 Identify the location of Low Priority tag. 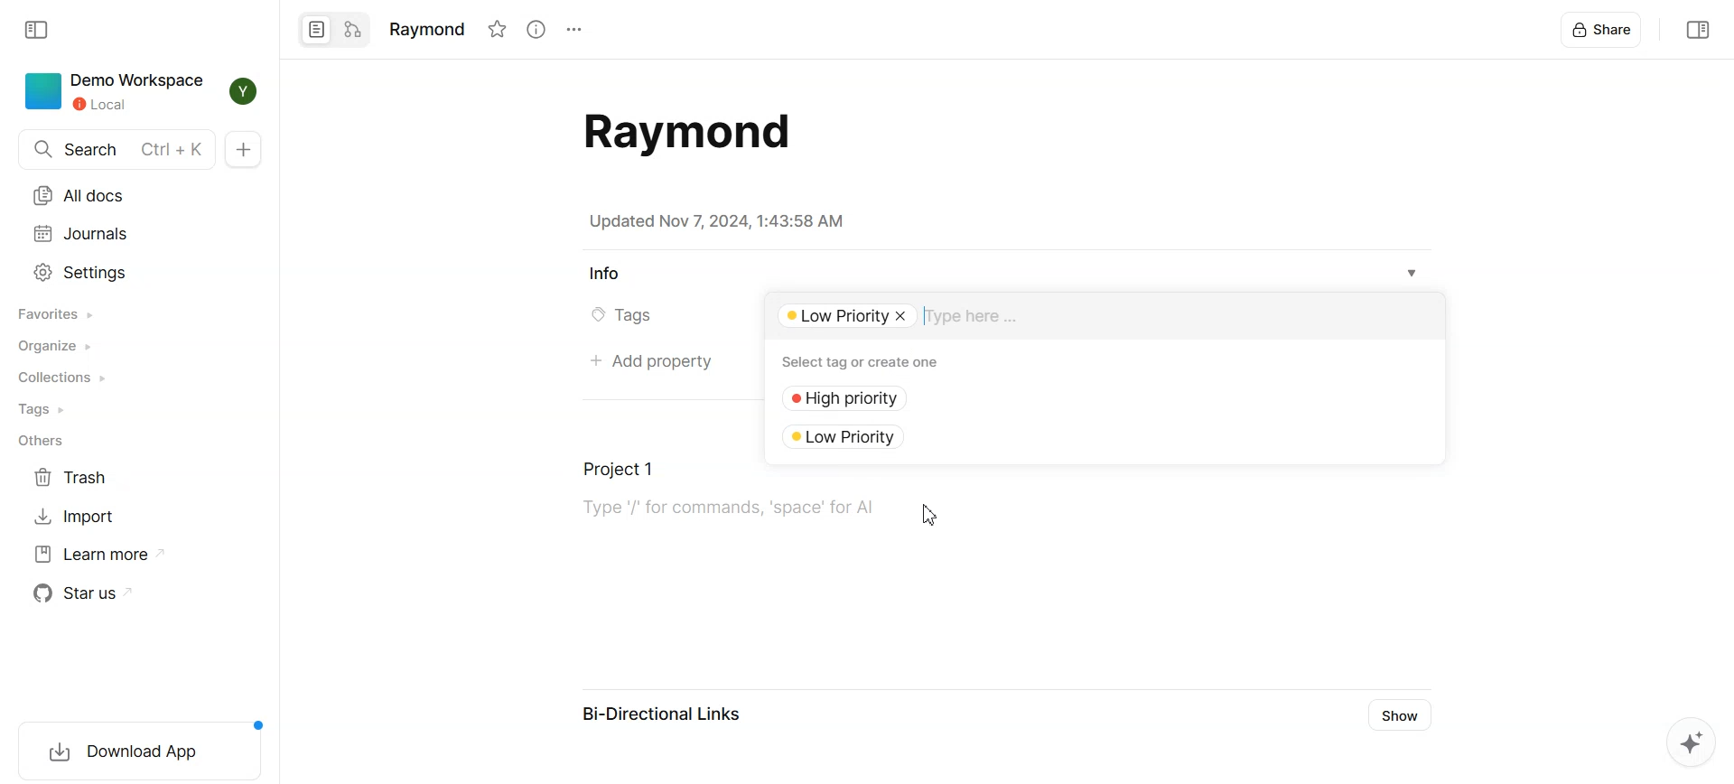
(855, 435).